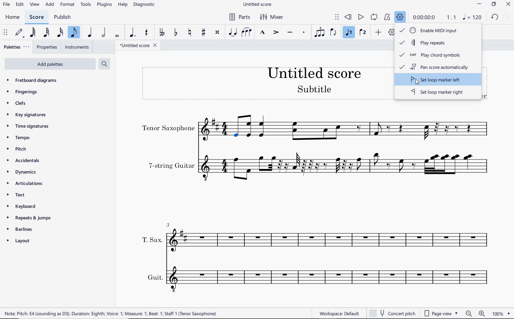 This screenshot has height=319, width=514. Describe the element at coordinates (434, 30) in the screenshot. I see `Enable MIDI Input` at that location.